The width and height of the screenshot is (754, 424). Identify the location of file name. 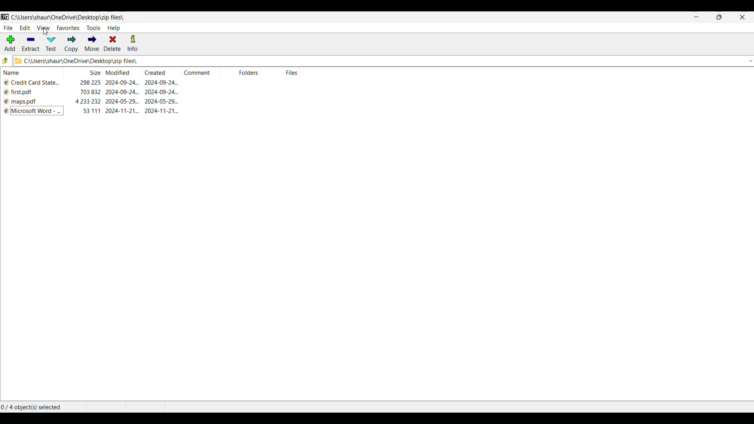
(37, 93).